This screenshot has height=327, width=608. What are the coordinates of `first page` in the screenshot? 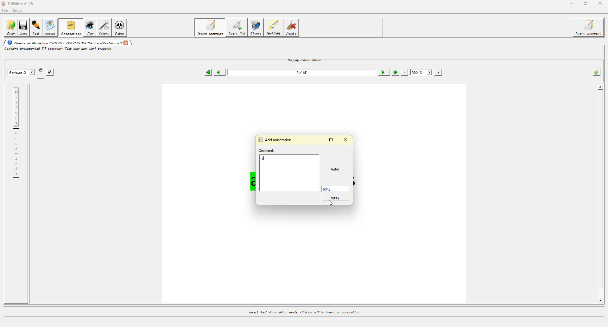 It's located at (208, 72).